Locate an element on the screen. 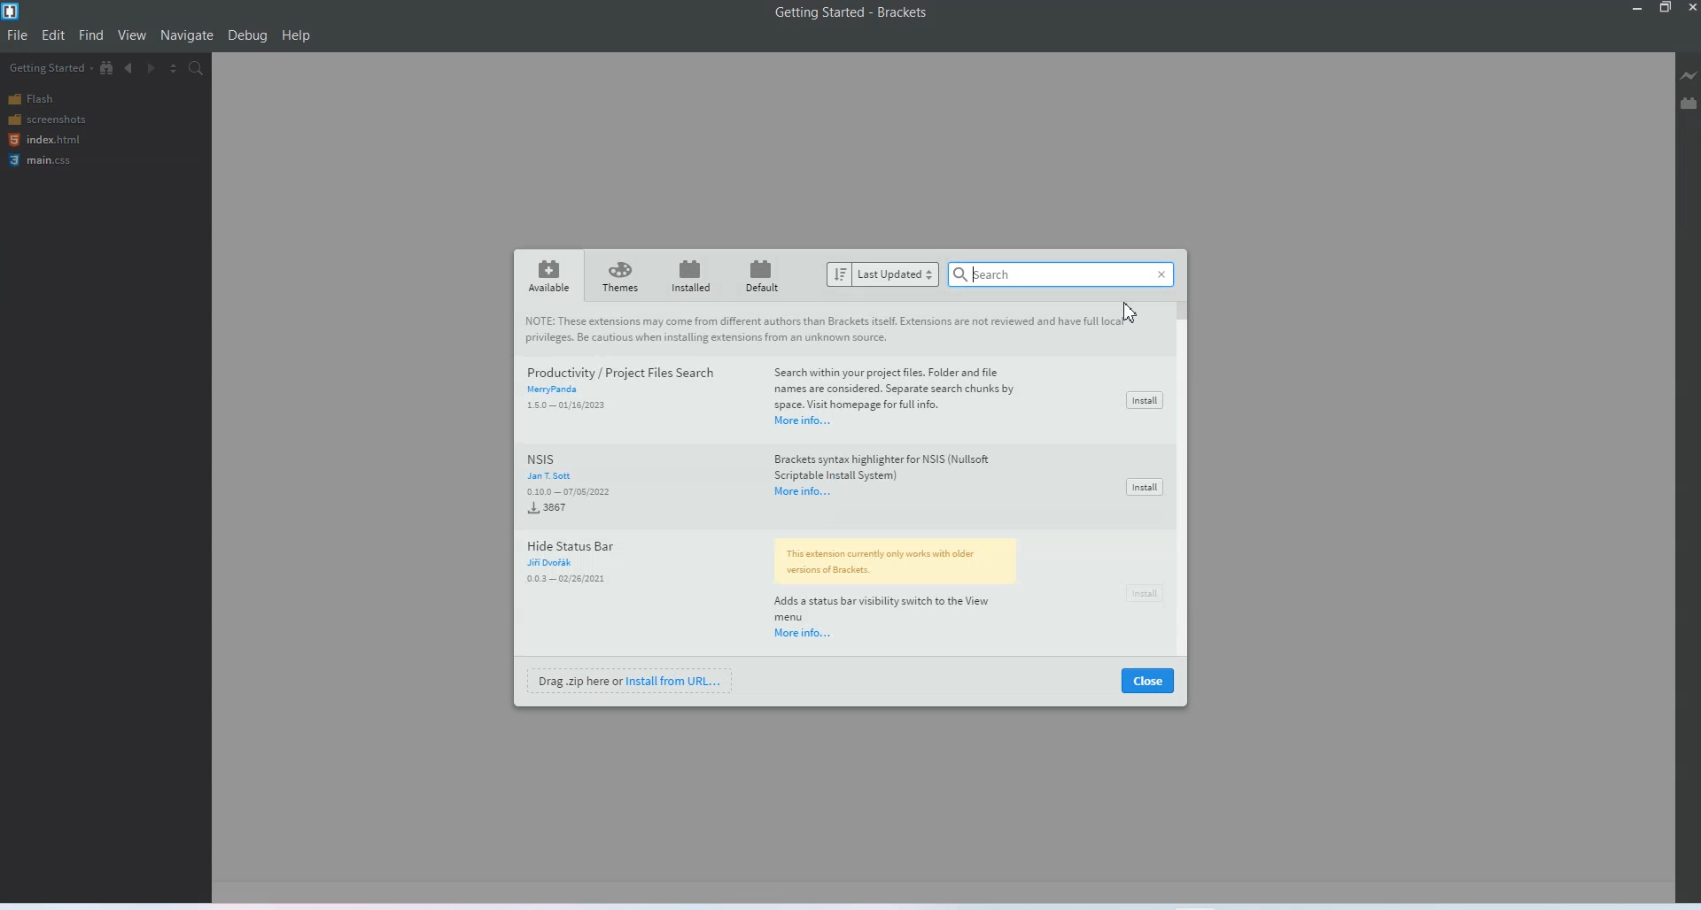  Getting Started is located at coordinates (48, 67).